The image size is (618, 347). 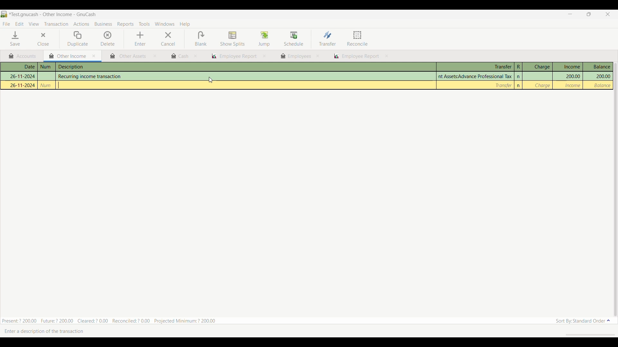 What do you see at coordinates (567, 67) in the screenshot?
I see `Income column` at bounding box center [567, 67].